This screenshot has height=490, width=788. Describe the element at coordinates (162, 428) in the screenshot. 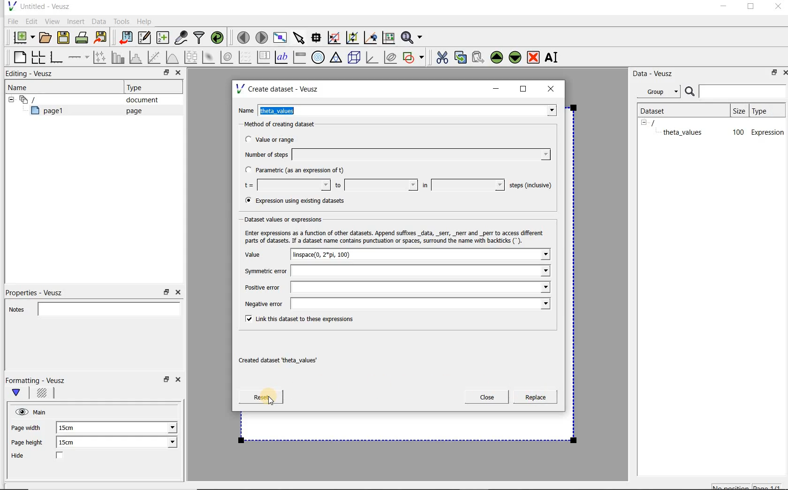

I see `Page width dropdown` at that location.